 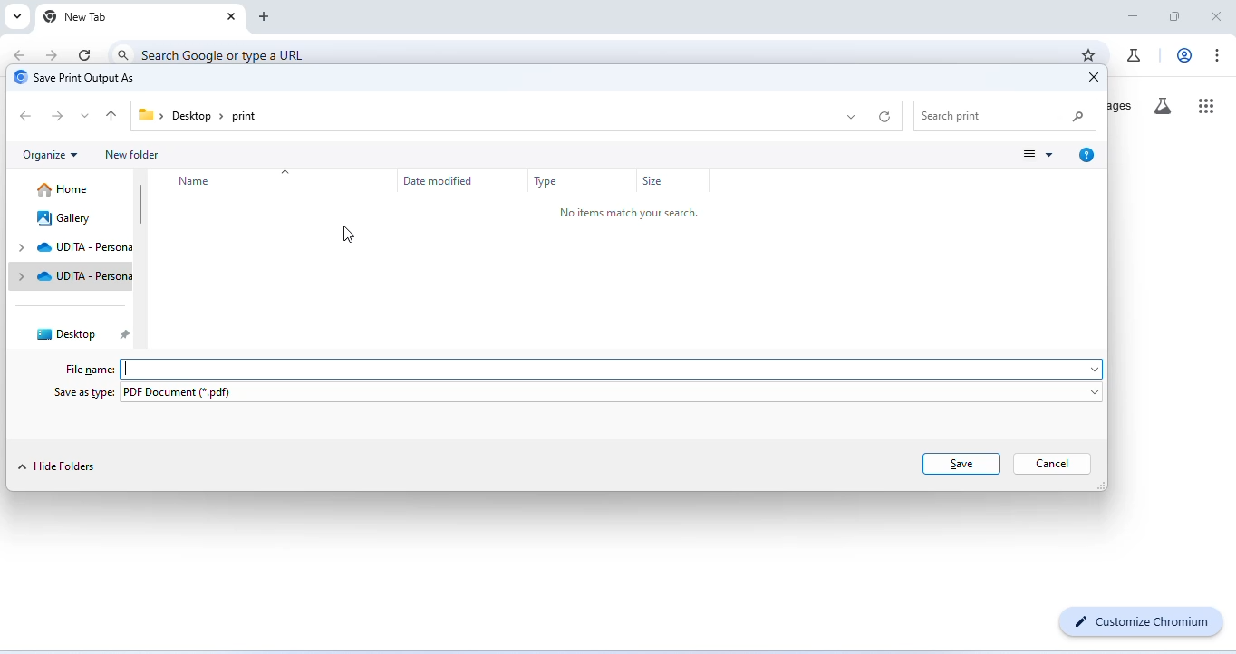 I want to click on maximize, so click(x=1176, y=16).